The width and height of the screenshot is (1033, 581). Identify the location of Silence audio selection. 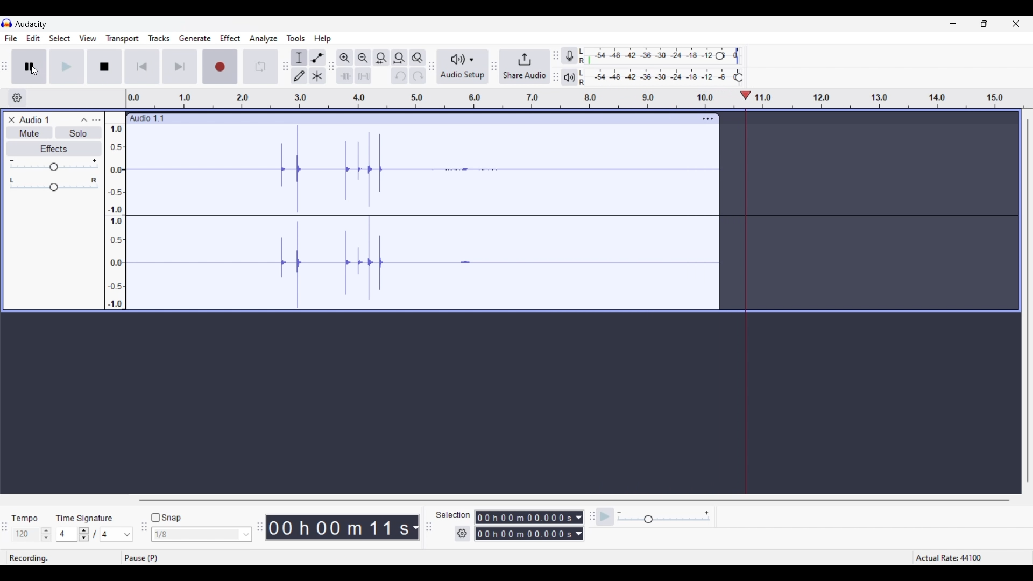
(363, 76).